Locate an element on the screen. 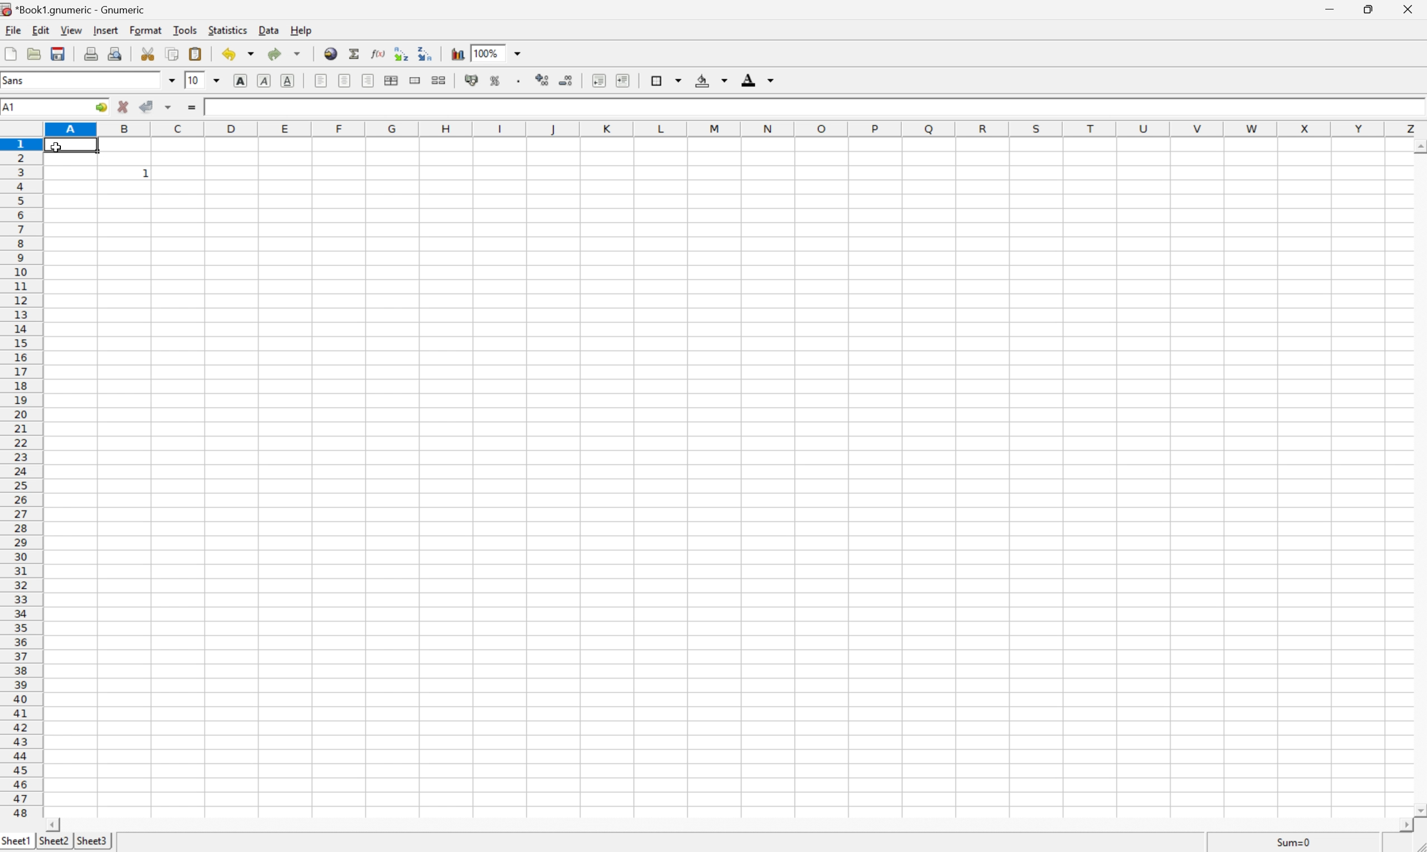 The width and height of the screenshot is (1427, 852). scroll up is located at coordinates (1418, 149).